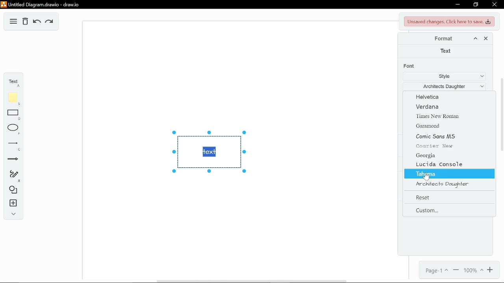 The height and width of the screenshot is (283, 504). I want to click on courier new, so click(447, 147).